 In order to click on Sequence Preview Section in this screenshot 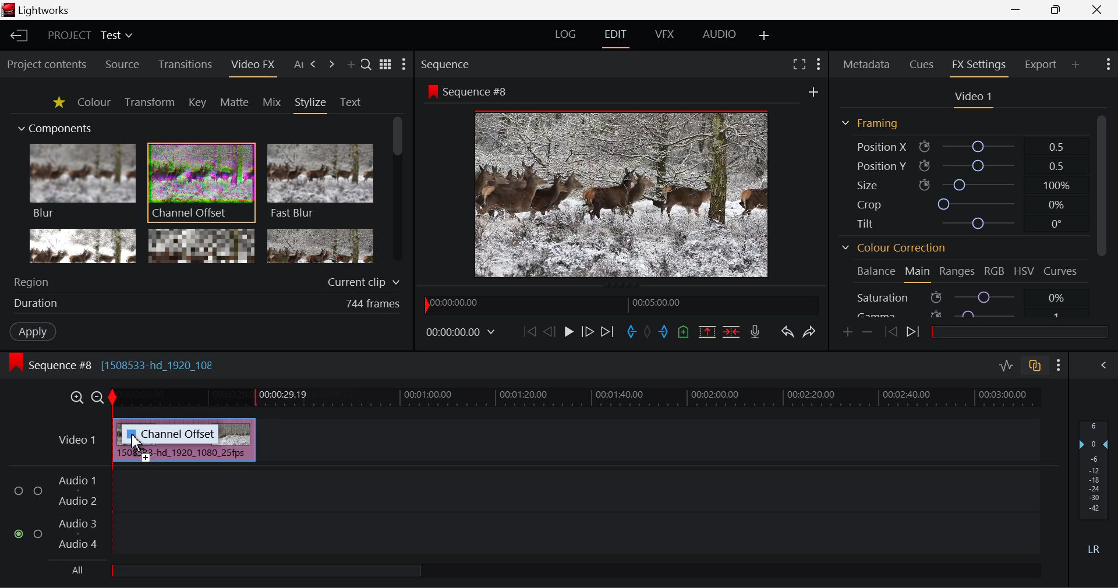, I will do `click(447, 63)`.